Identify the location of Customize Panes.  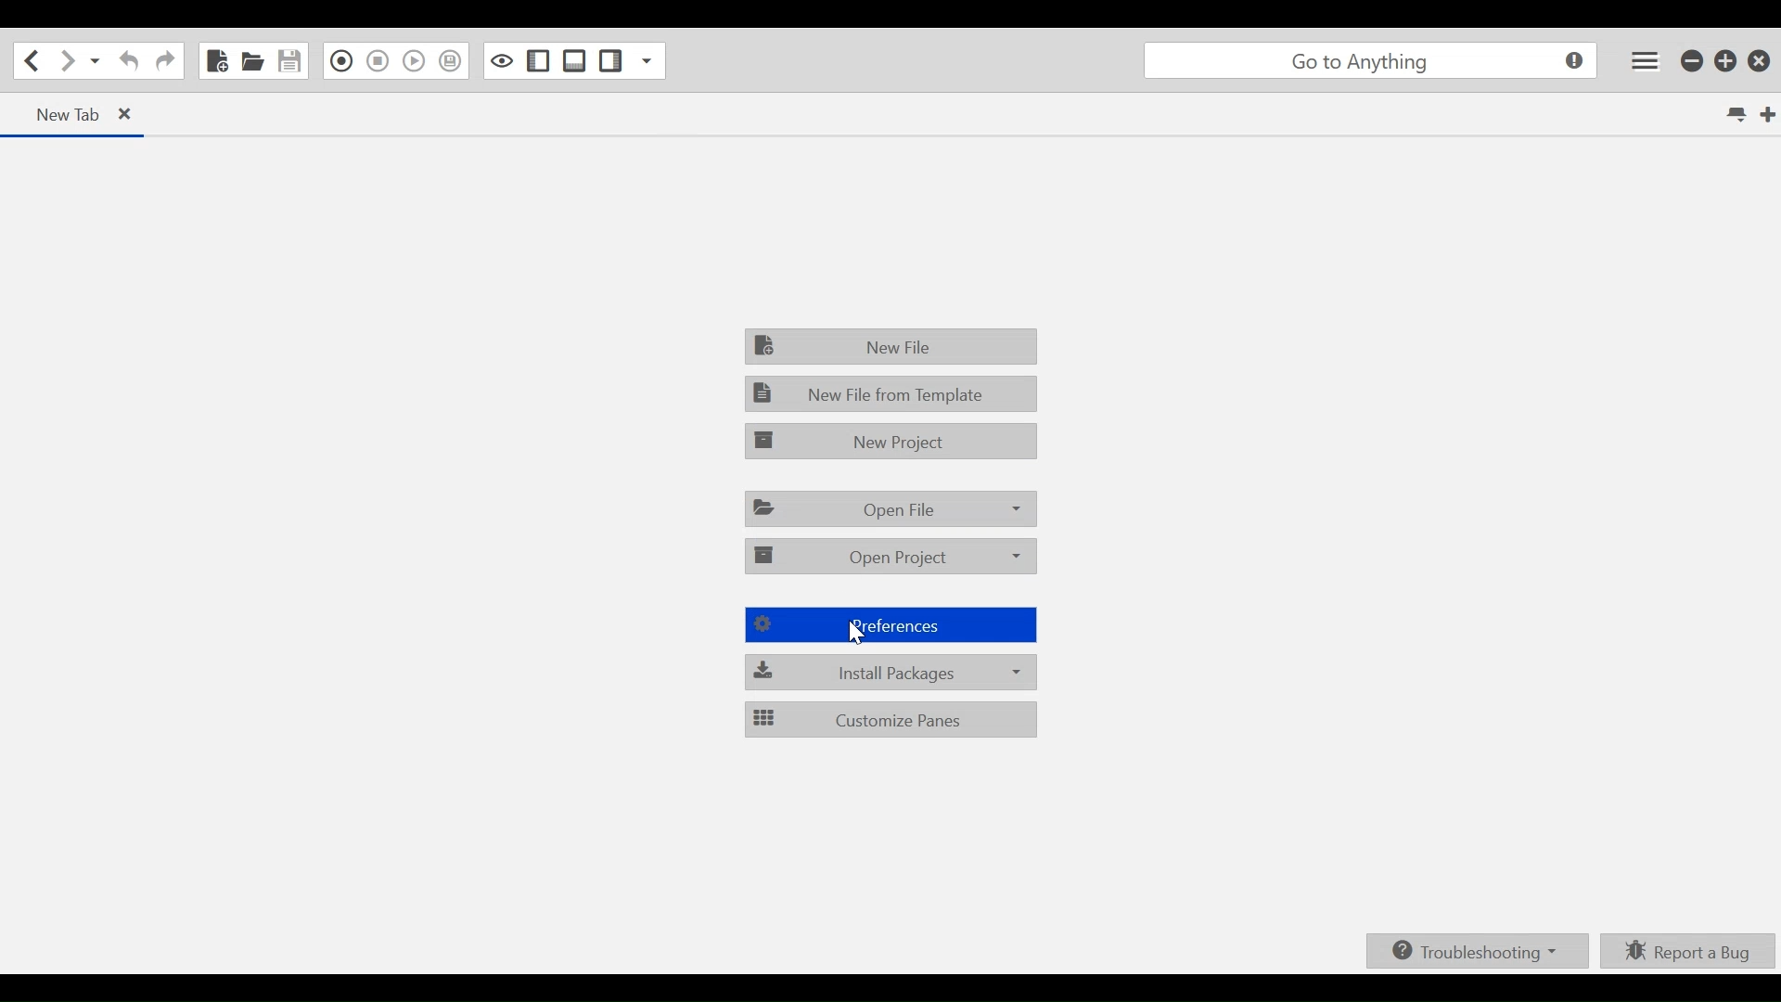
(893, 721).